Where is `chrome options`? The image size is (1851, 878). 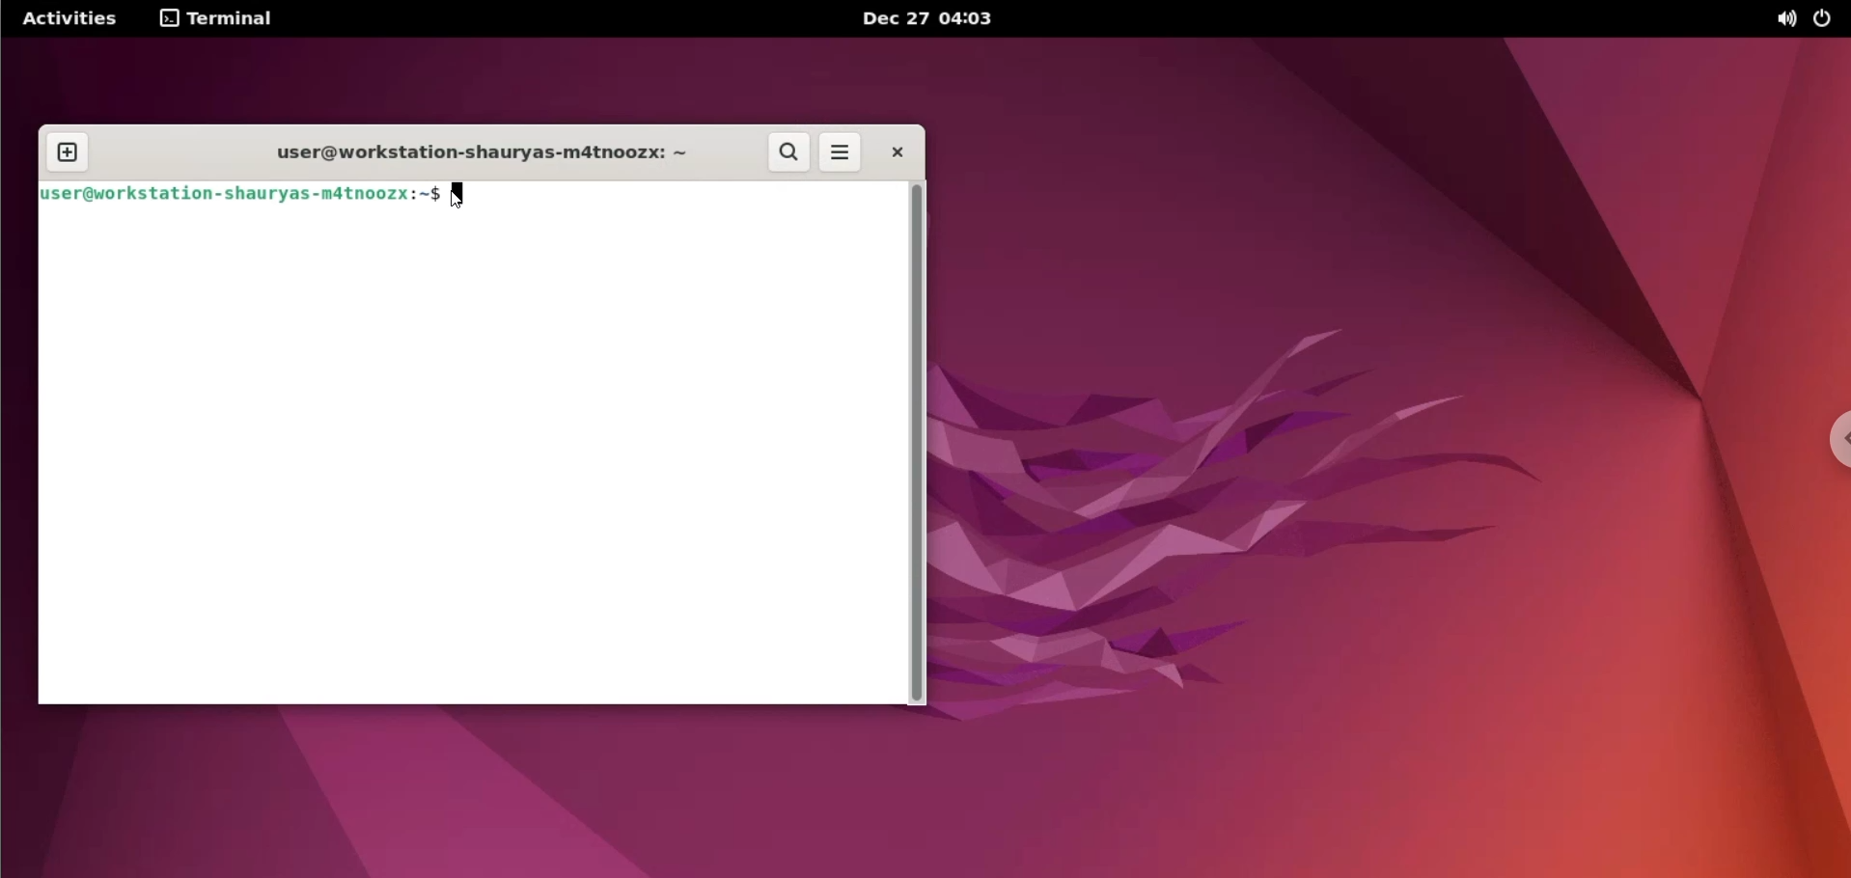 chrome options is located at coordinates (1834, 441).